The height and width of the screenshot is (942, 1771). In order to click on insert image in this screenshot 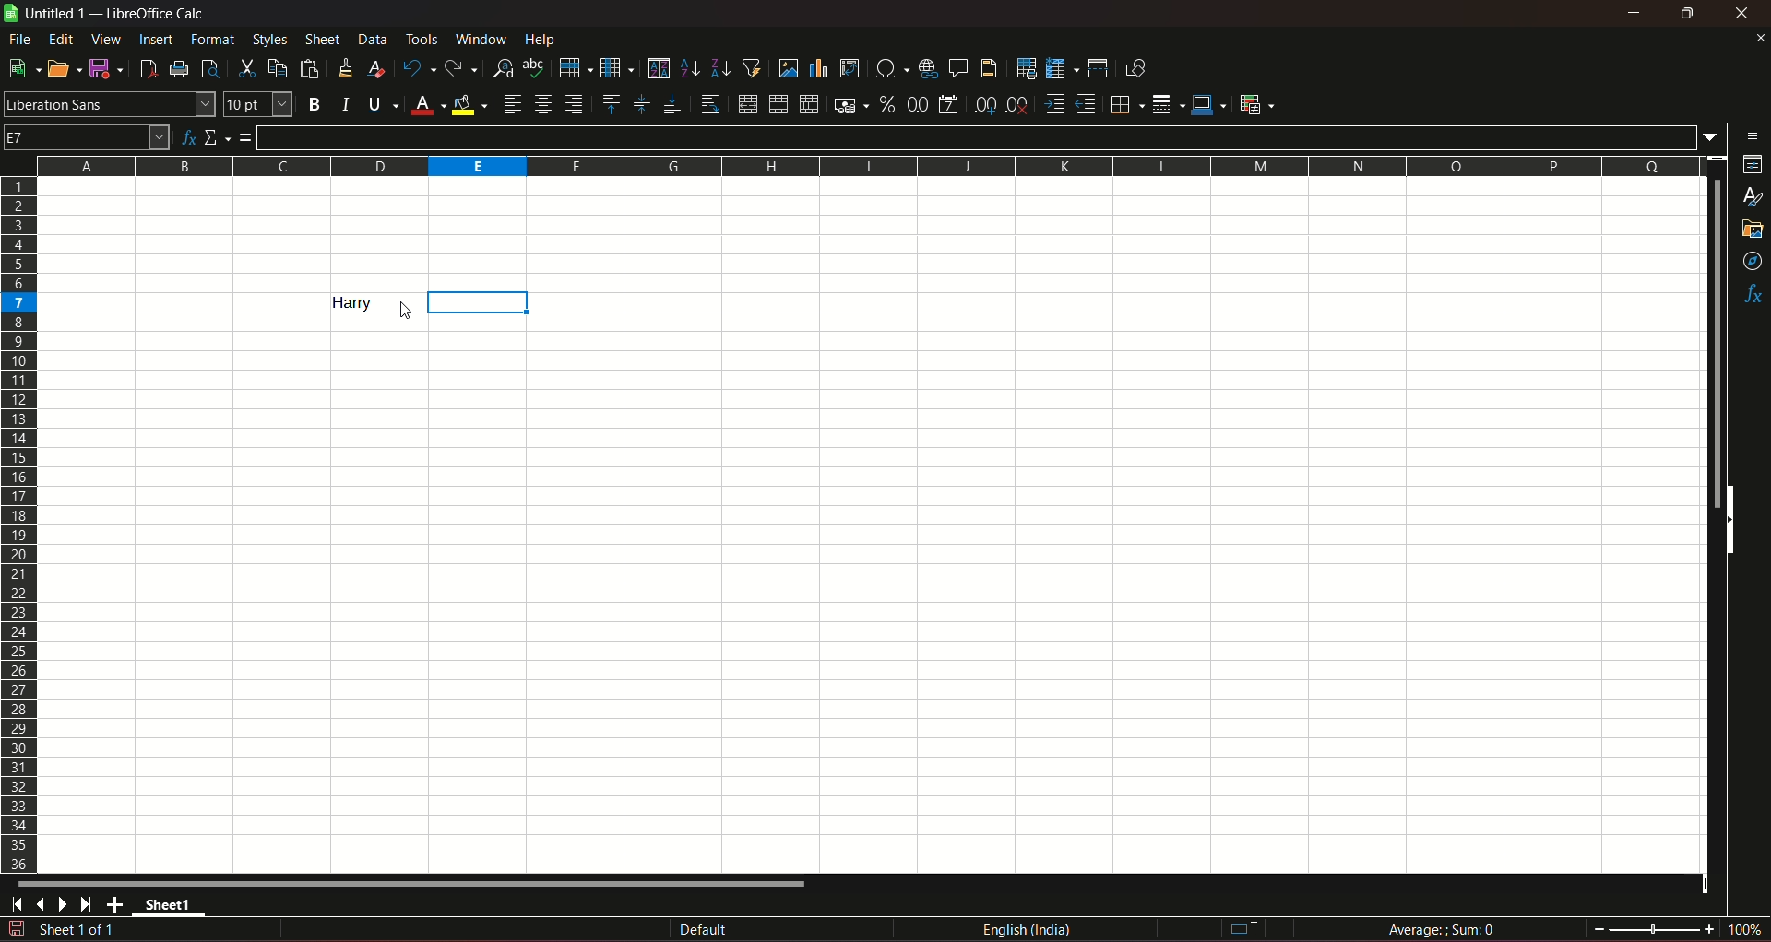, I will do `click(788, 68)`.